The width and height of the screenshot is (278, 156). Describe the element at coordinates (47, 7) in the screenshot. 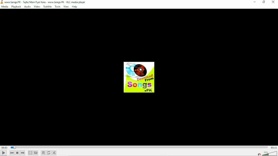

I see `Subtitle` at that location.